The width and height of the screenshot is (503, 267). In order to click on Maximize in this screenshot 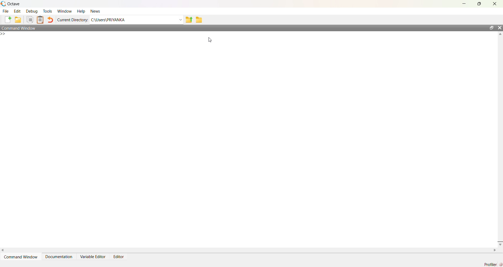, I will do `click(492, 28)`.